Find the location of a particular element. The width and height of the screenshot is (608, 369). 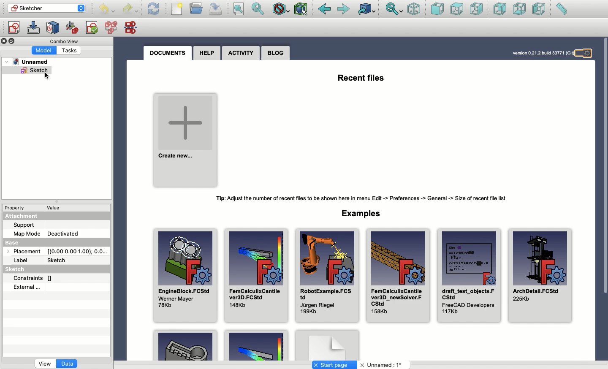

Sketch is located at coordinates (18, 270).